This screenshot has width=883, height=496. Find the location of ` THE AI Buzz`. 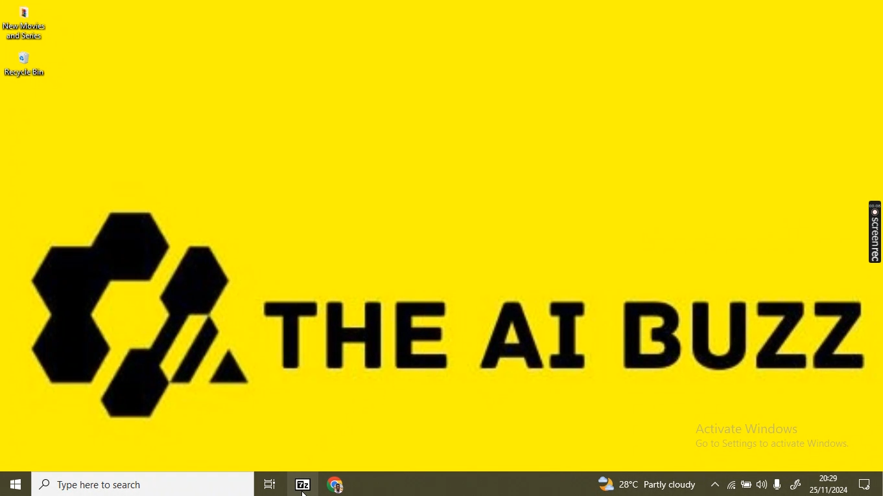

 THE AI Buzz is located at coordinates (561, 344).